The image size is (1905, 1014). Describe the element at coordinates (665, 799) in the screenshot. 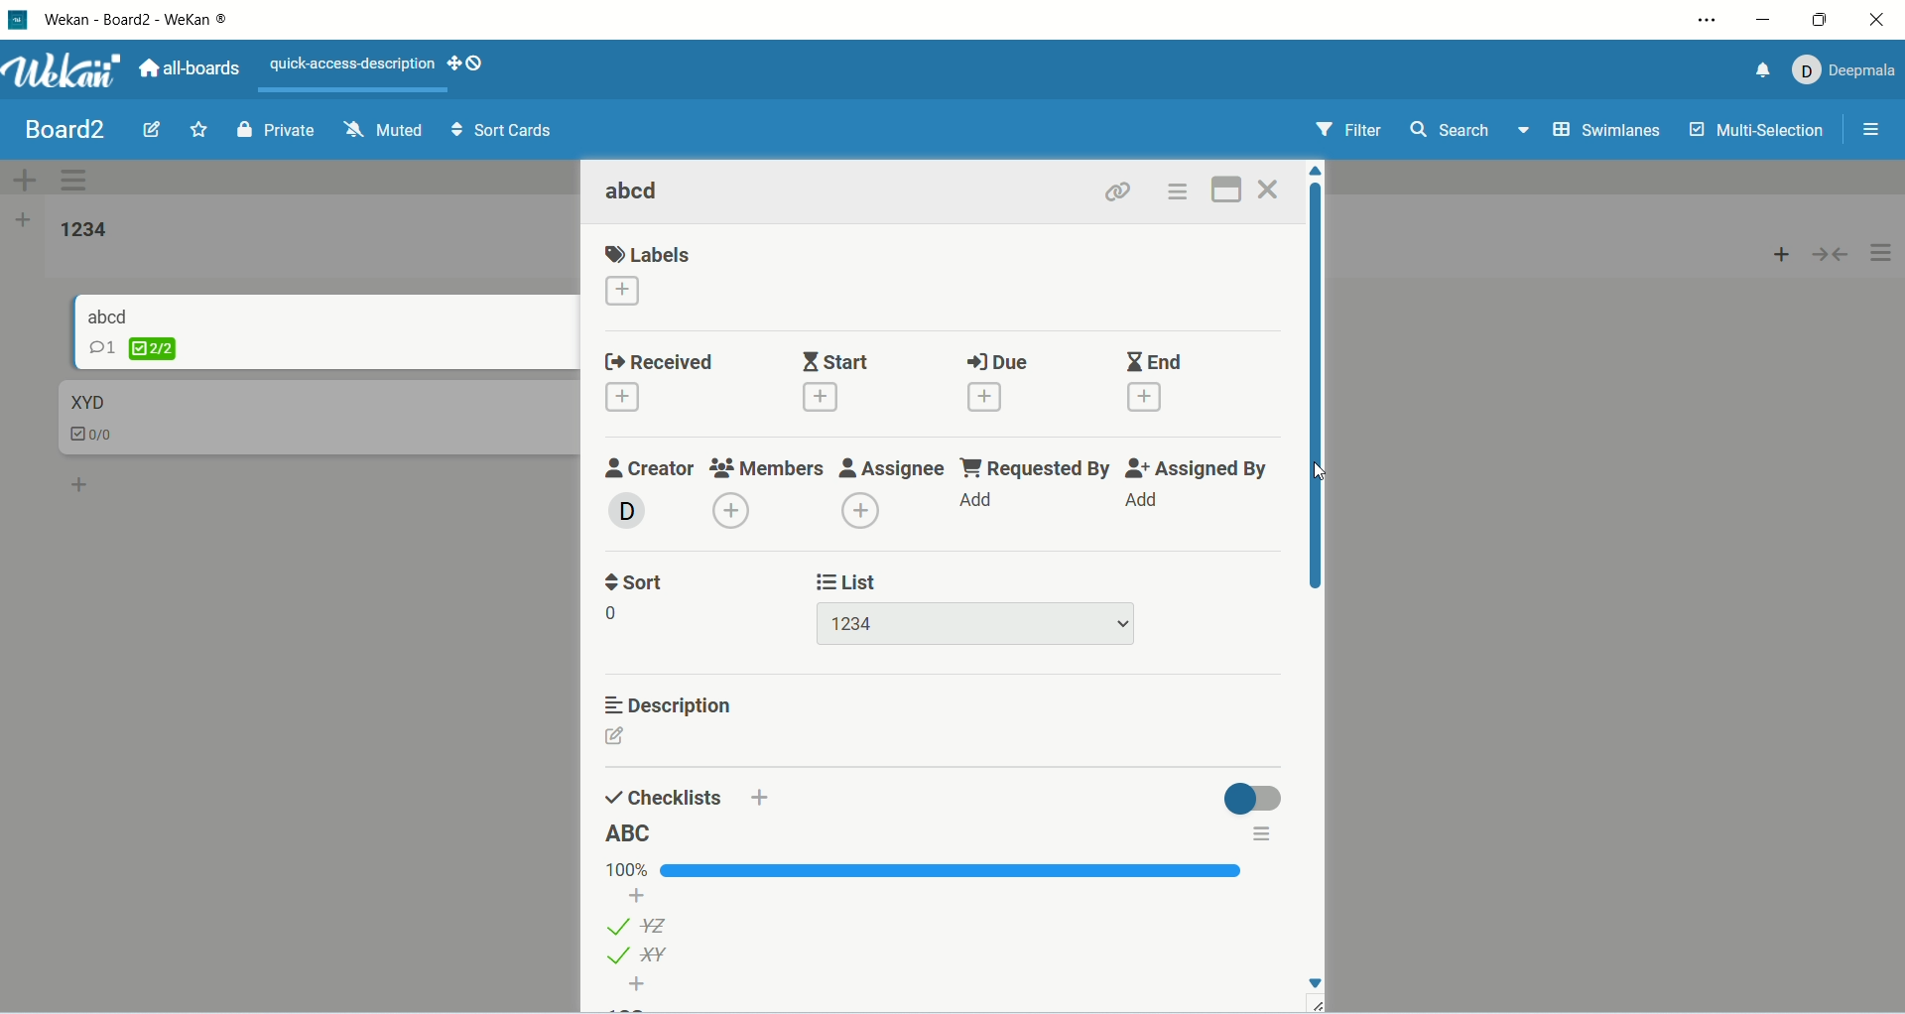

I see `checklists` at that location.